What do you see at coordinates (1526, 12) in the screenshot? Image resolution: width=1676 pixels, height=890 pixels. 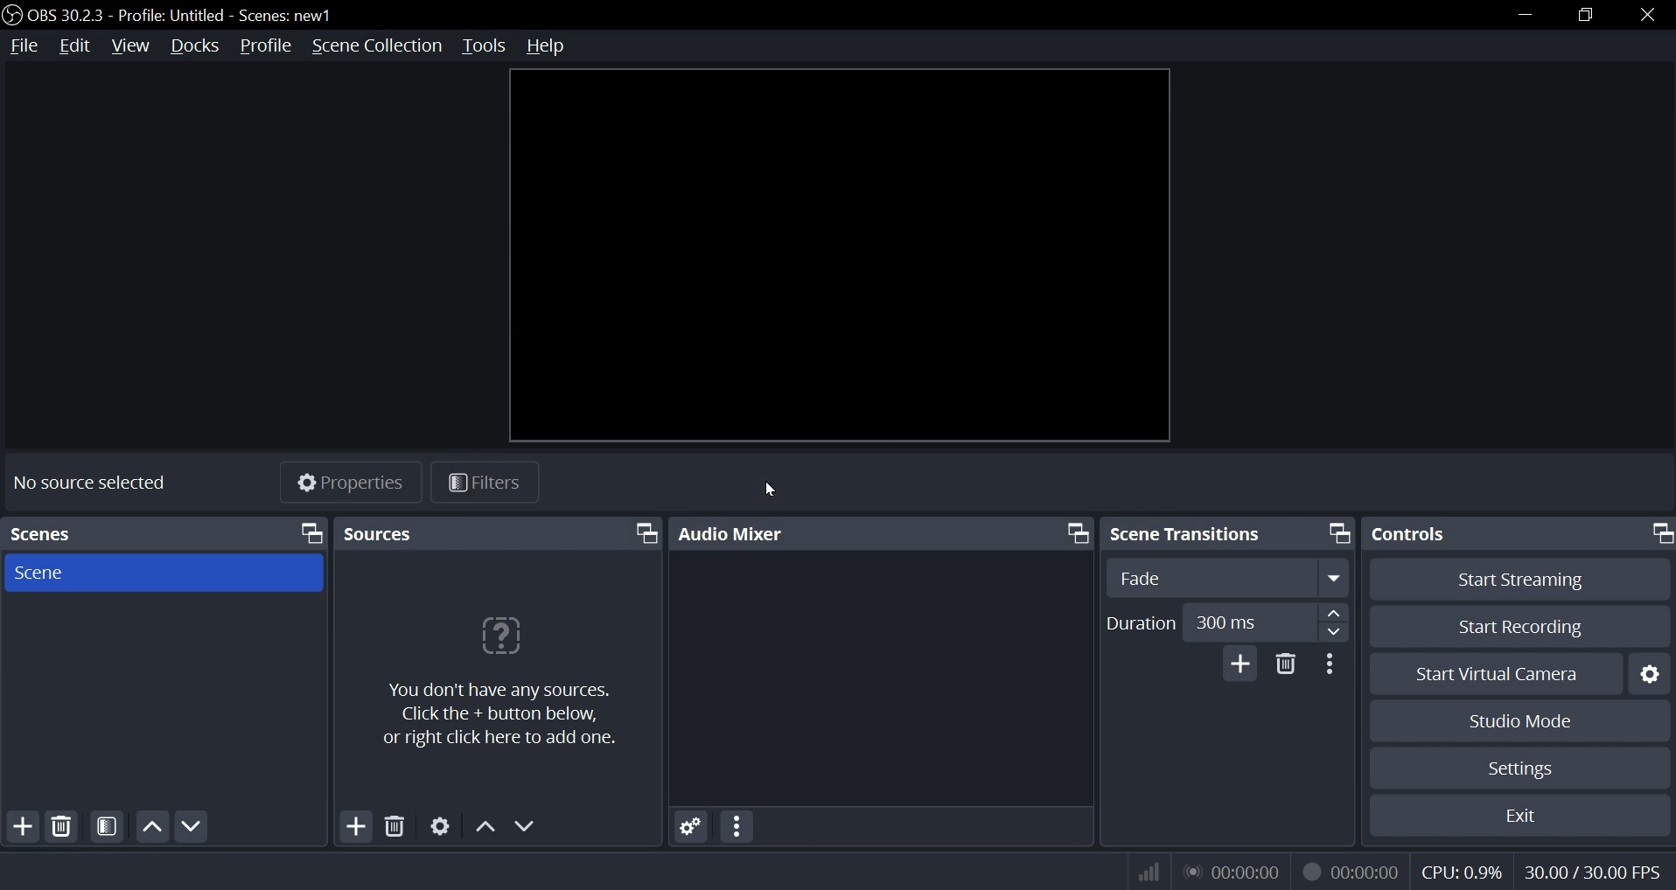 I see `minimize` at bounding box center [1526, 12].